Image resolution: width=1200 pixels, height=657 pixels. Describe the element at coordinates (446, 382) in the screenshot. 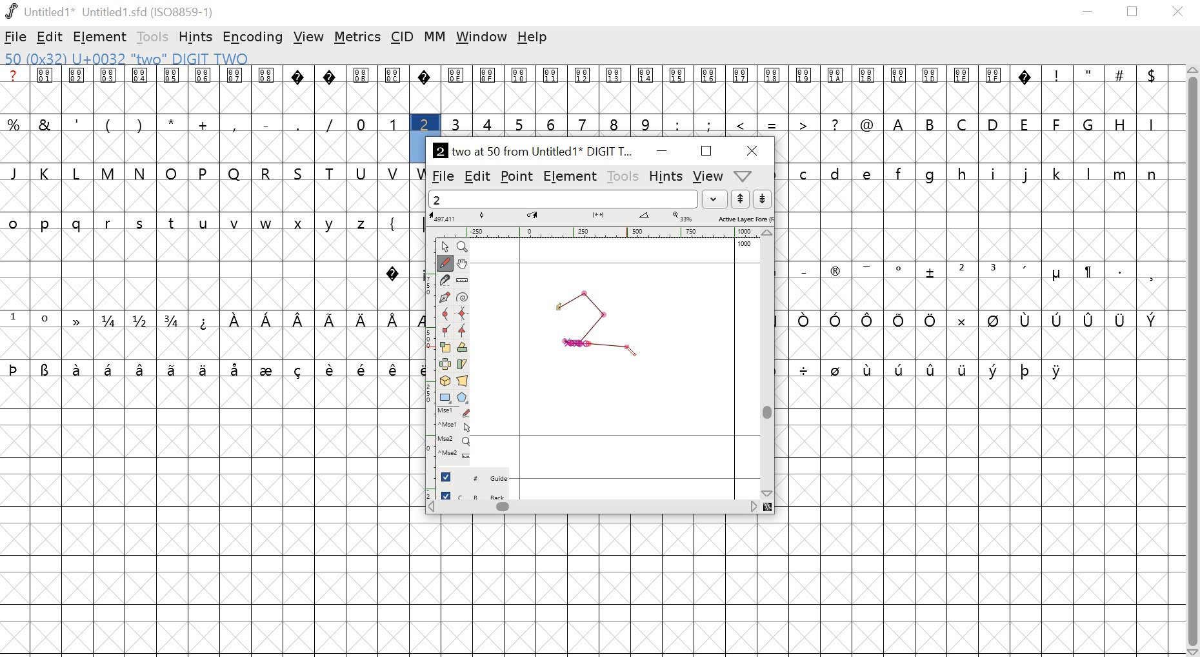

I see `3D rotate` at that location.